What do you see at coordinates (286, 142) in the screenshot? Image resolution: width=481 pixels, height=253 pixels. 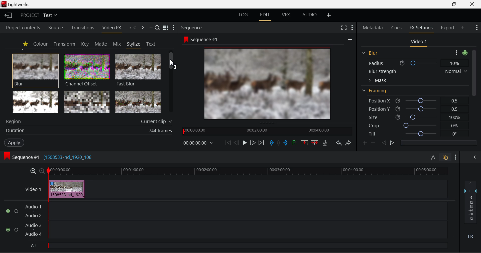 I see `Mark Out` at bounding box center [286, 142].